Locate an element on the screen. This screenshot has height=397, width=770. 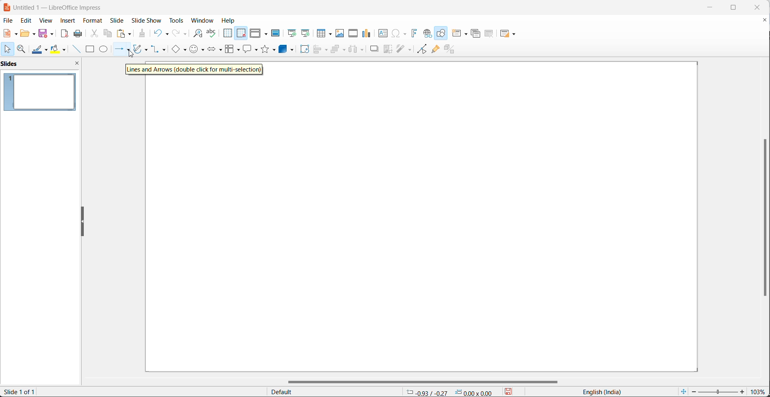
rotate is located at coordinates (304, 50).